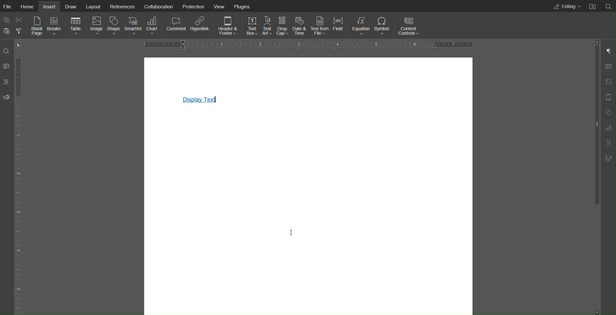 The width and height of the screenshot is (616, 315). I want to click on Layout, so click(94, 6).